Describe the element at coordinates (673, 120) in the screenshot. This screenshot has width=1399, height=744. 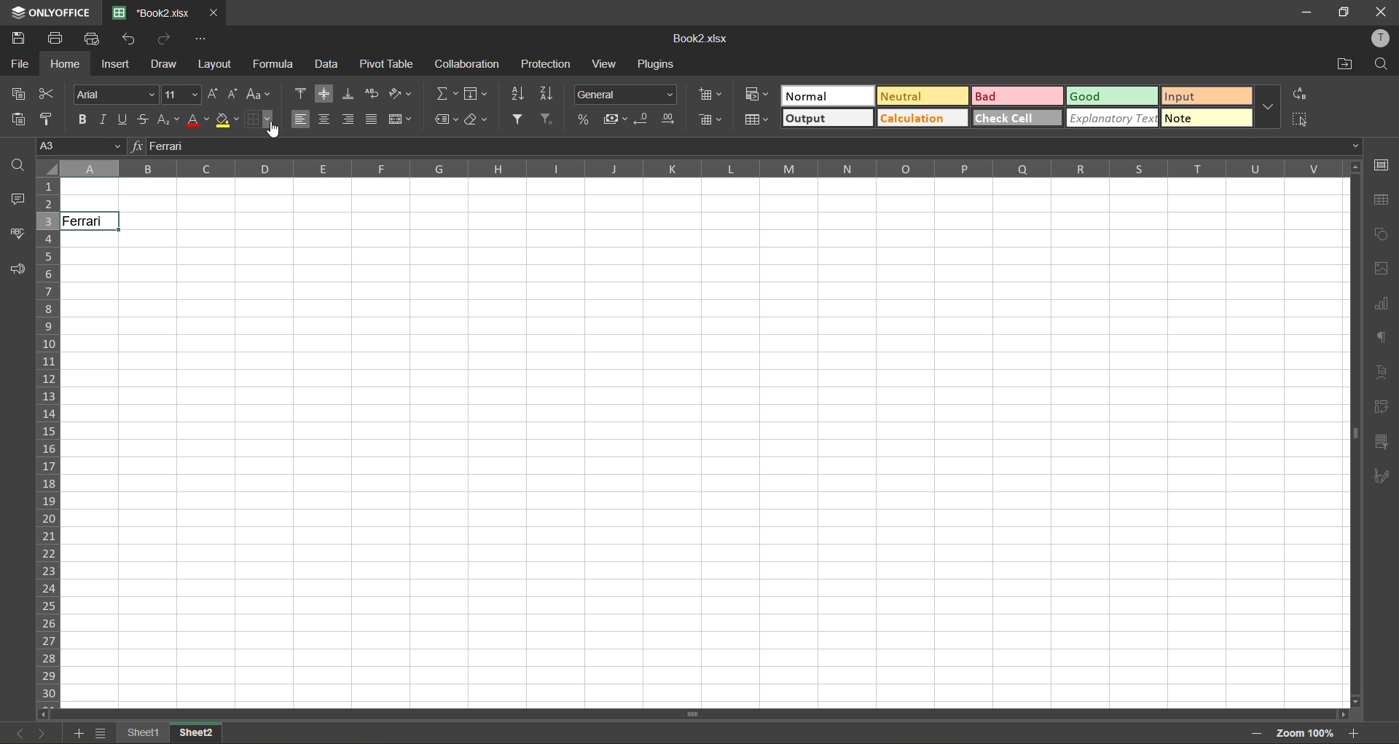
I see `increase decimal` at that location.